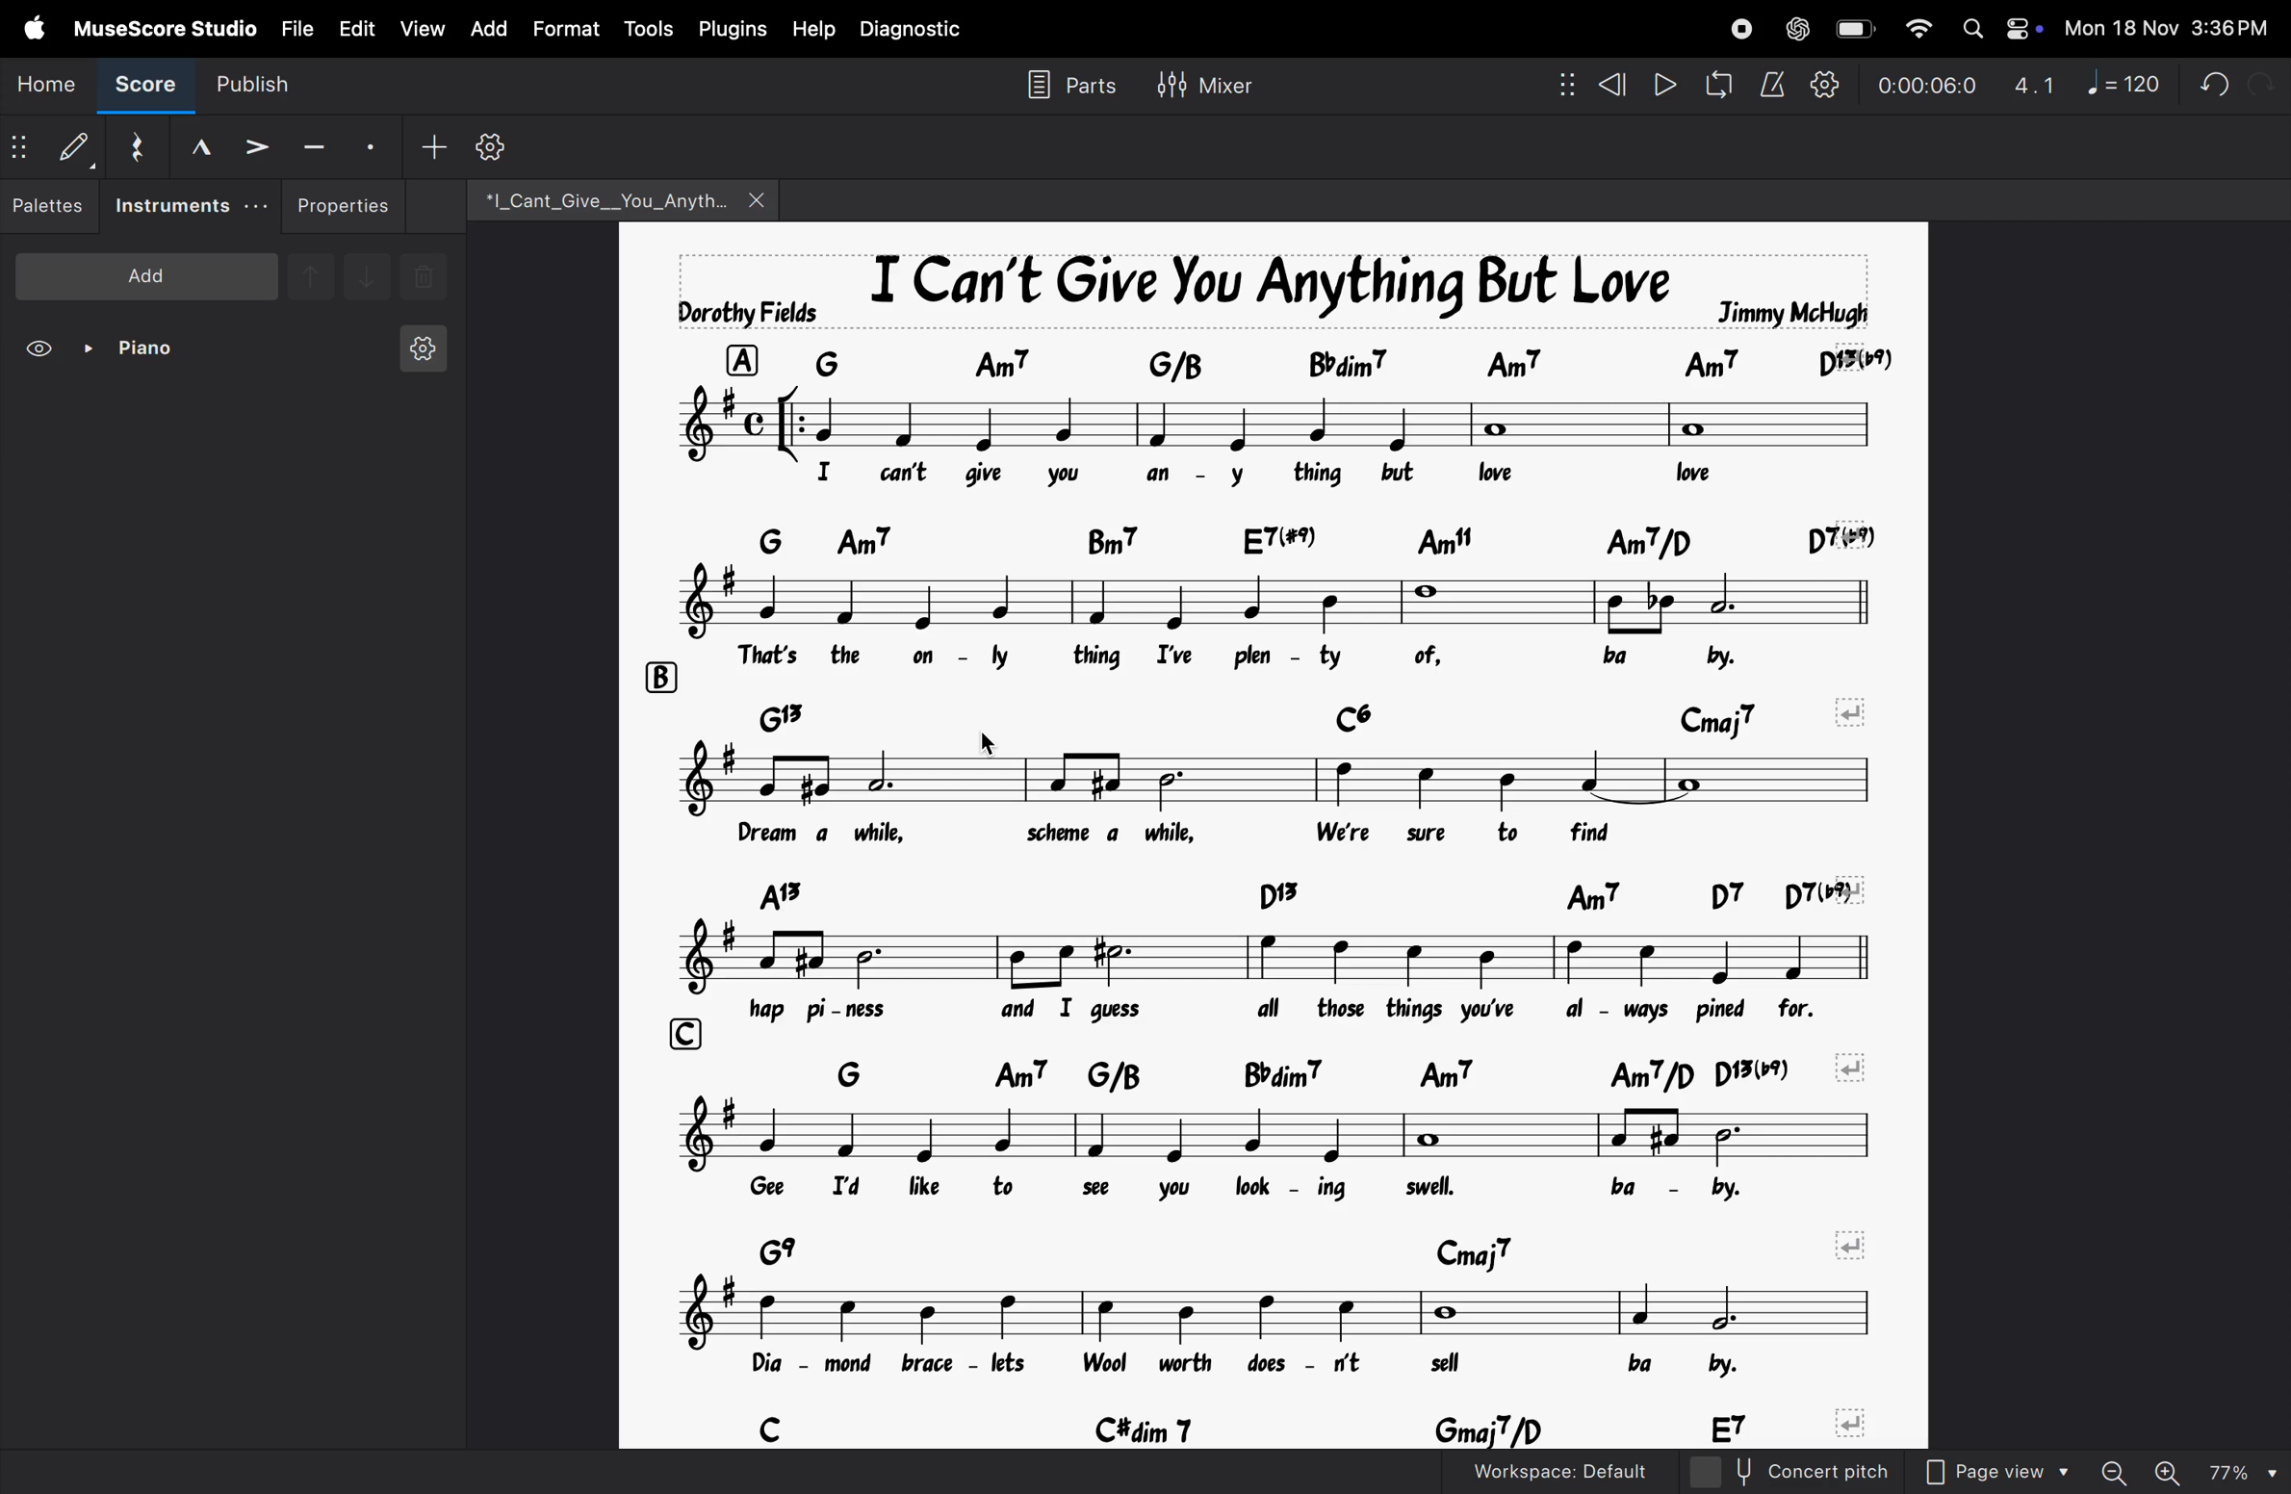 Image resolution: width=2291 pixels, height=1494 pixels. Describe the element at coordinates (1996, 28) in the screenshot. I see `apple widgets` at that location.